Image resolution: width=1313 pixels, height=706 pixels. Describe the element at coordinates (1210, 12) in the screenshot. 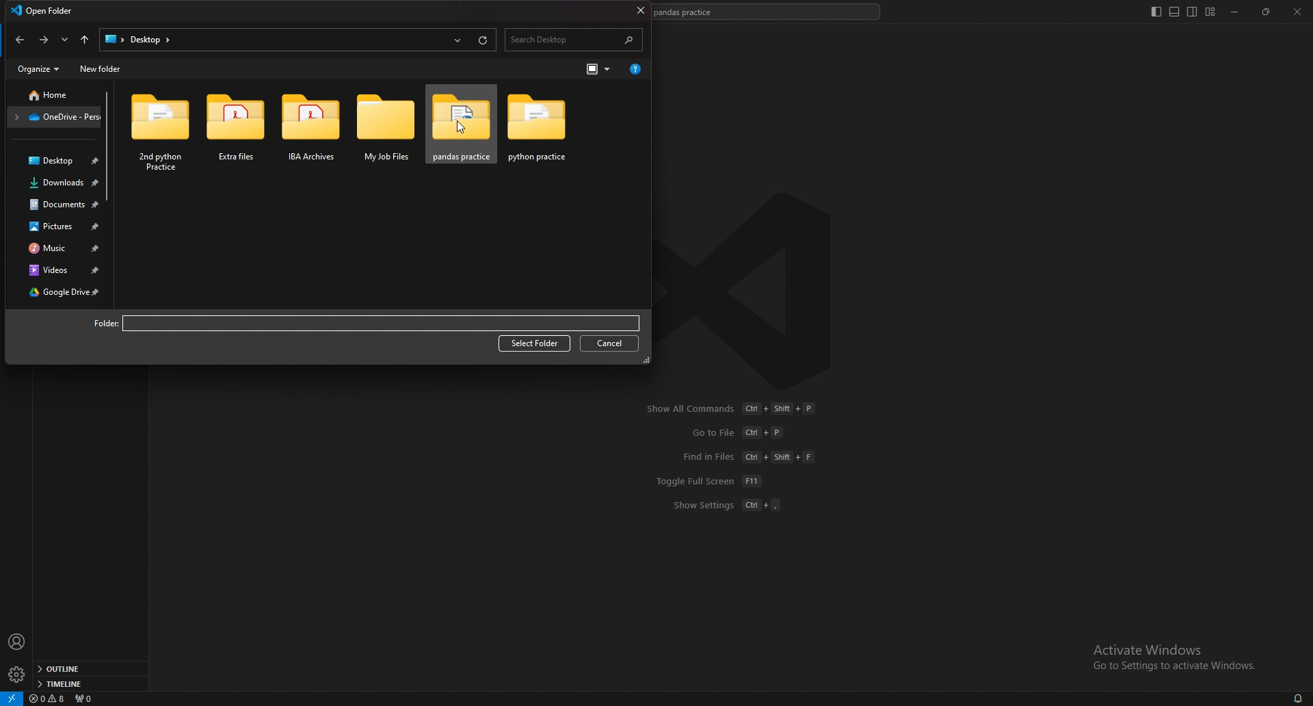

I see `customize layout` at that location.